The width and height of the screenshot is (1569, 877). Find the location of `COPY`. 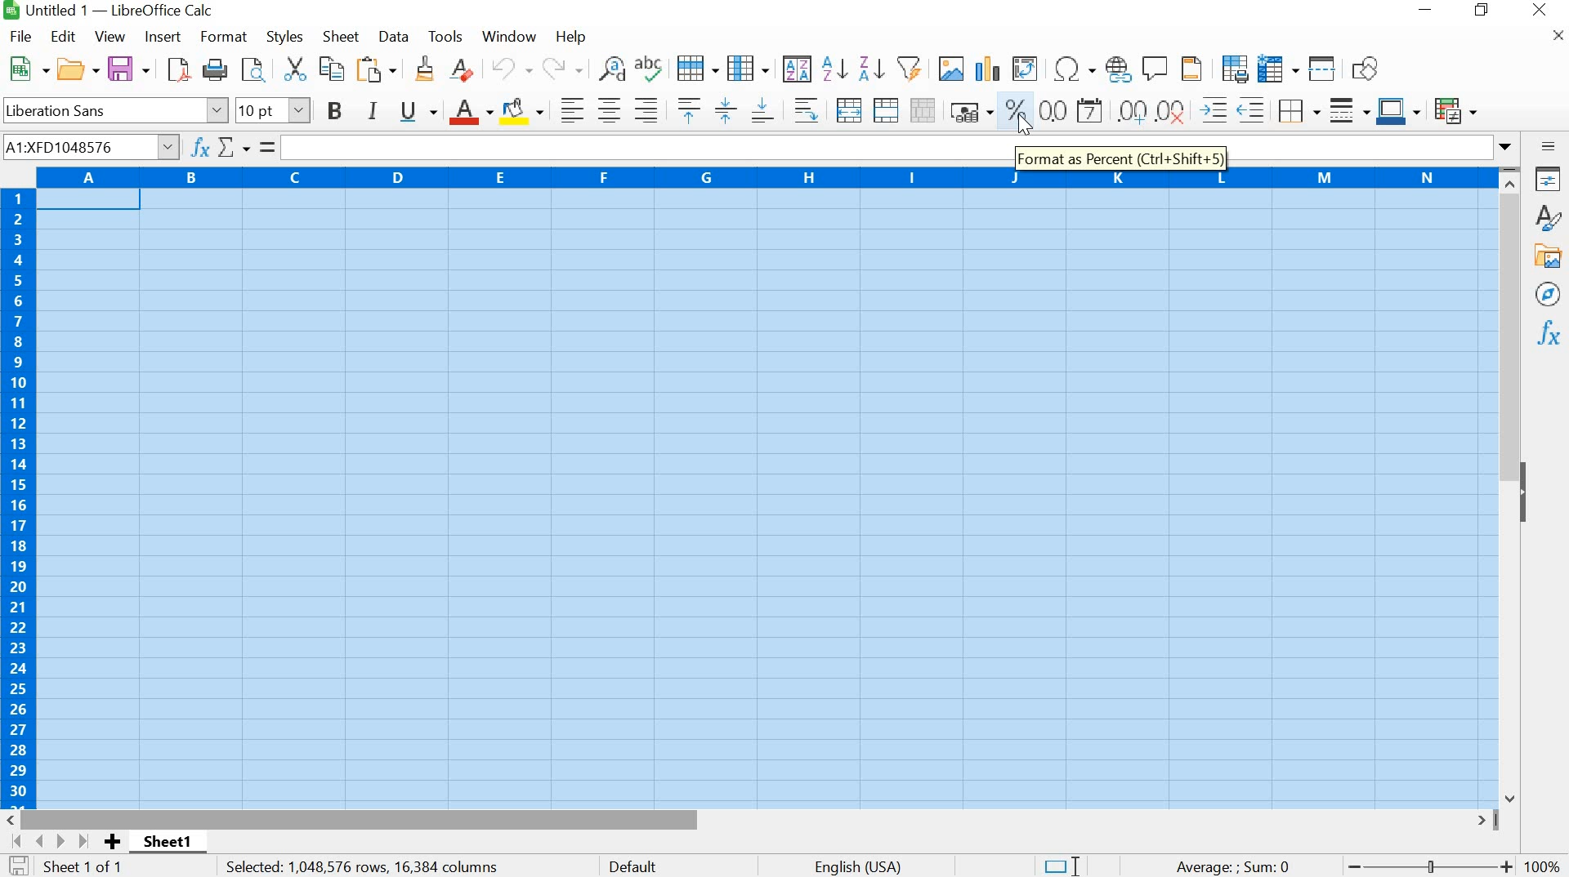

COPY is located at coordinates (329, 69).